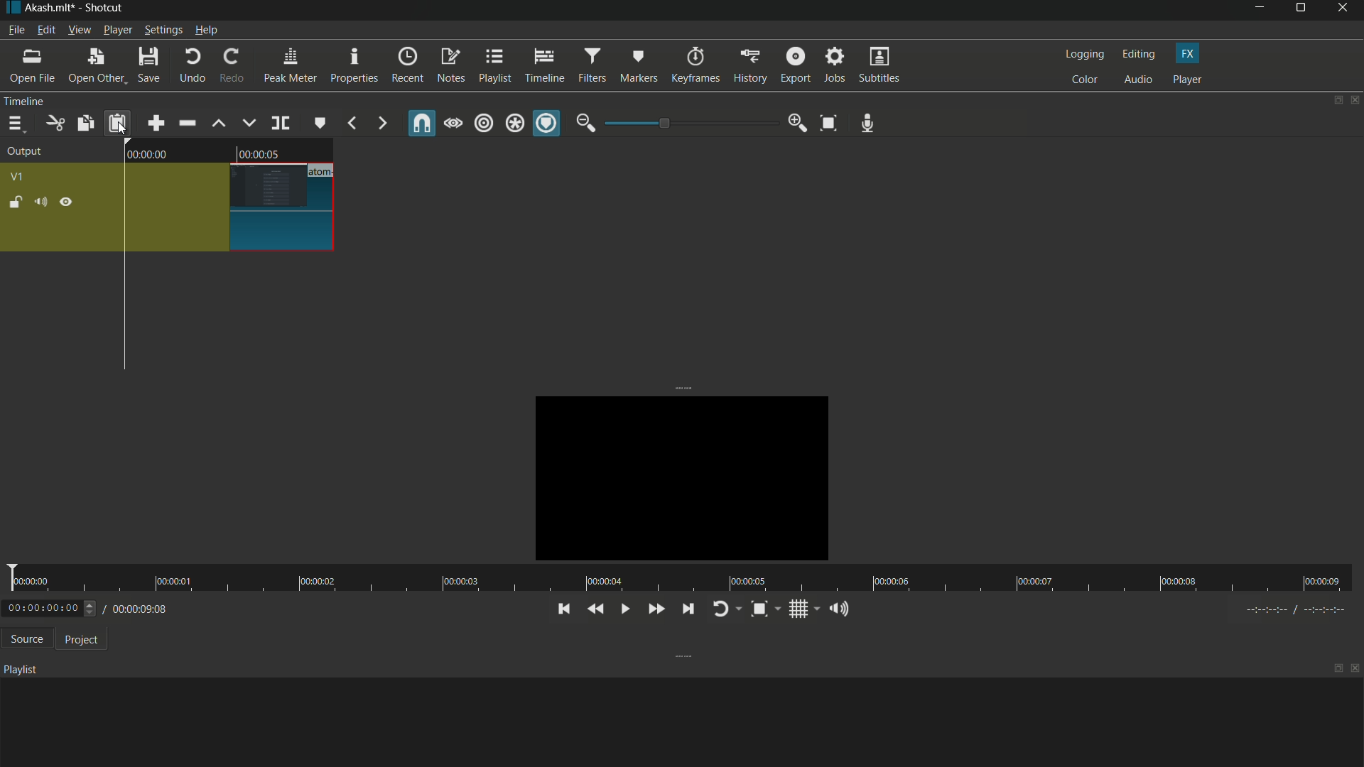  I want to click on timeline, so click(544, 64).